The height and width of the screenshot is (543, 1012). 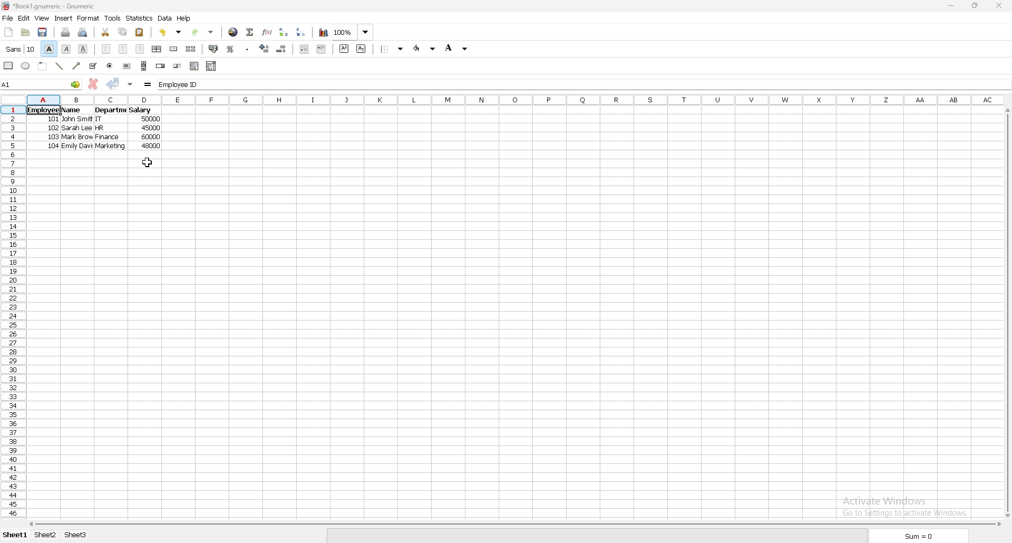 I want to click on italic, so click(x=66, y=49).